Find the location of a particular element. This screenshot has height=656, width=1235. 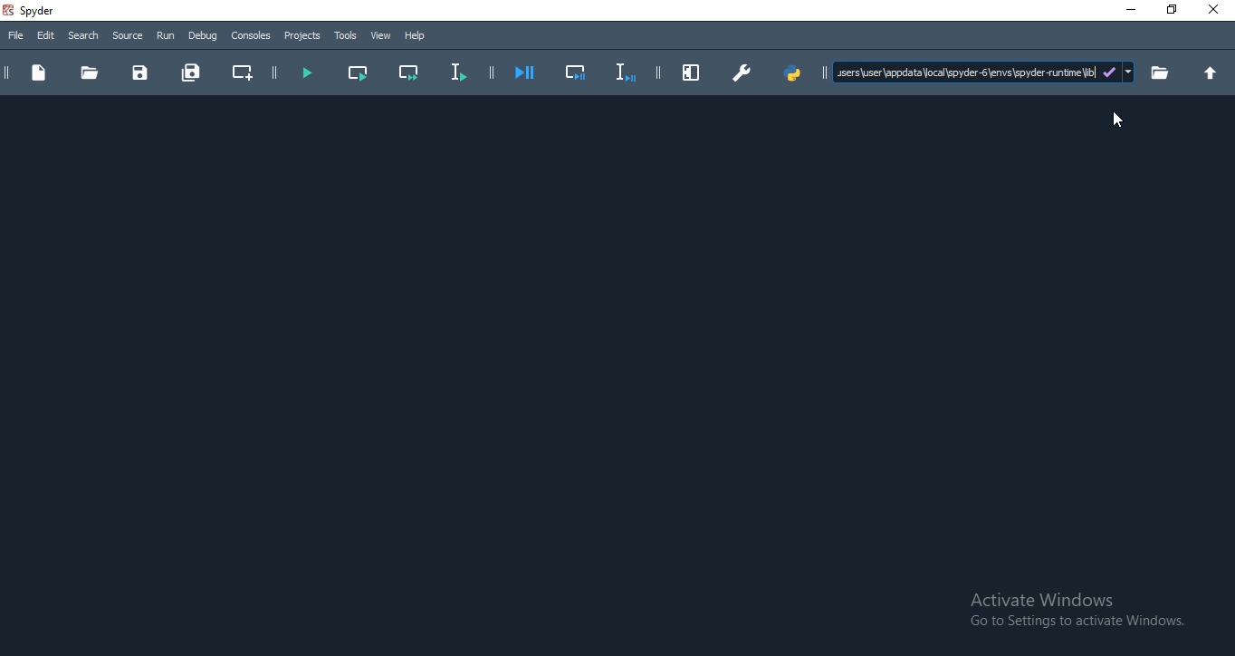

document is located at coordinates (38, 74).